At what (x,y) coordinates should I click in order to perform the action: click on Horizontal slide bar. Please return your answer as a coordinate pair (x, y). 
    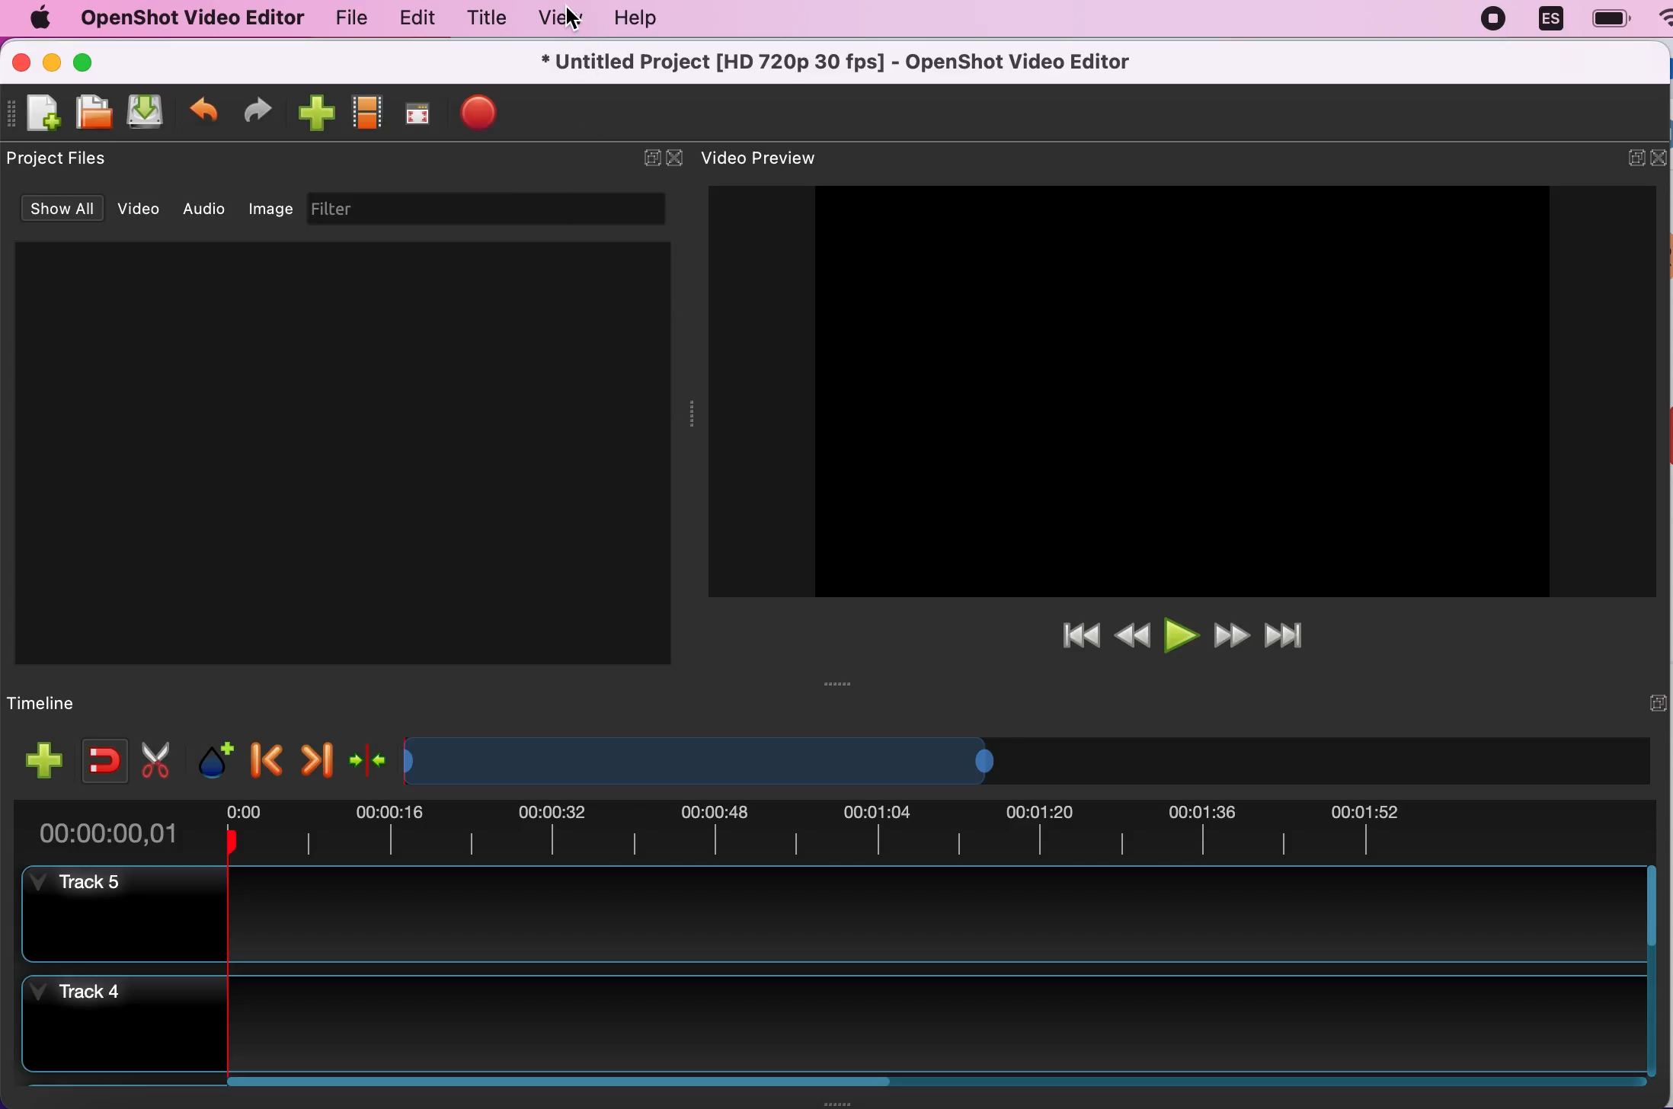
    Looking at the image, I should click on (919, 1082).